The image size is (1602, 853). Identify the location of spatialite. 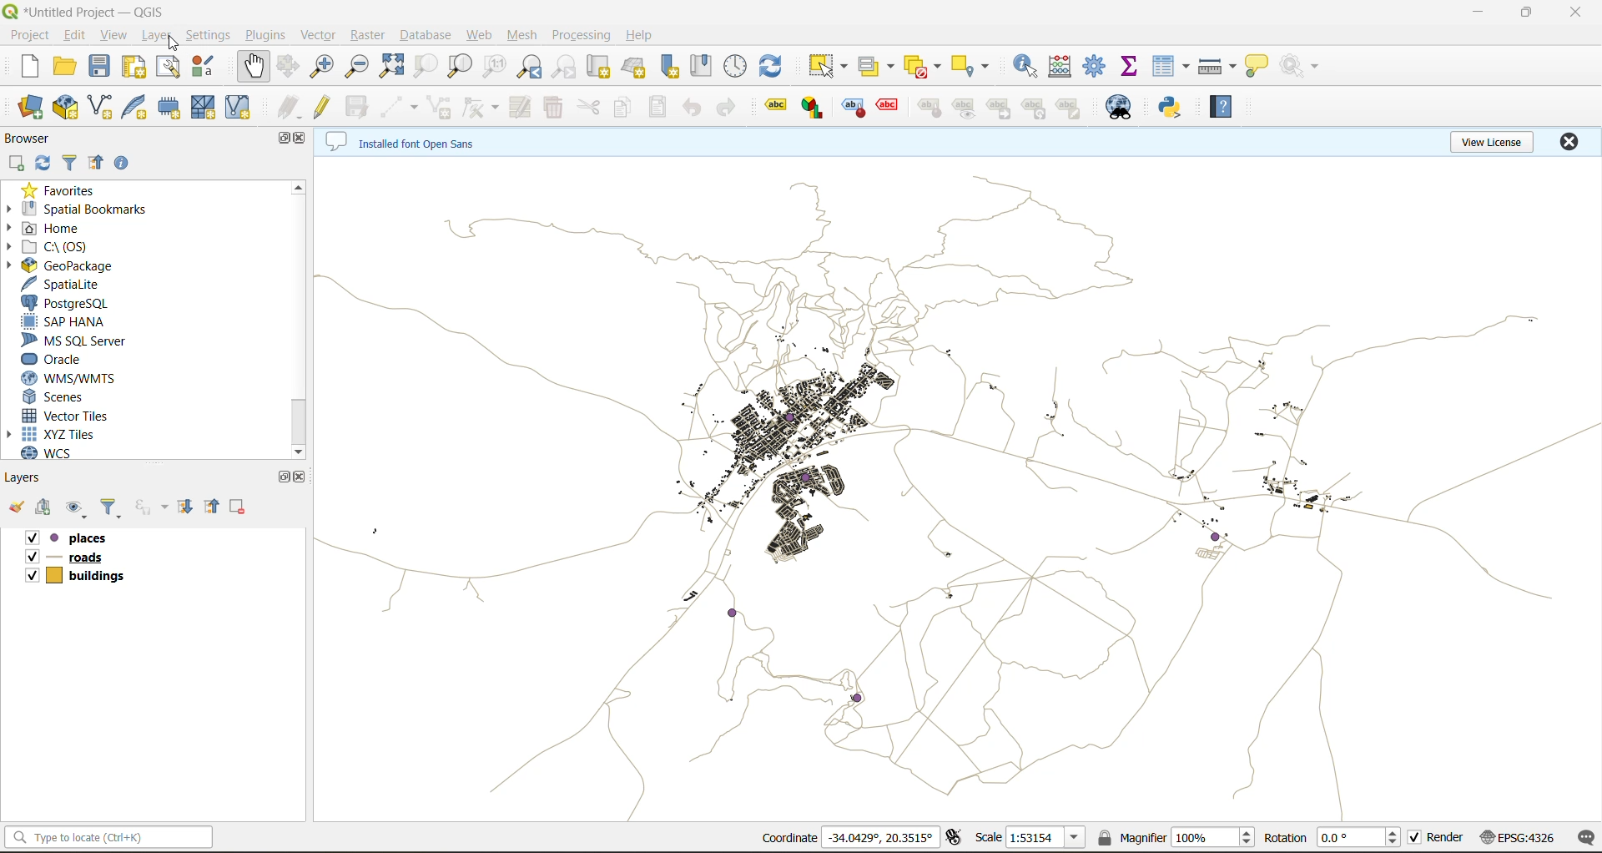
(75, 284).